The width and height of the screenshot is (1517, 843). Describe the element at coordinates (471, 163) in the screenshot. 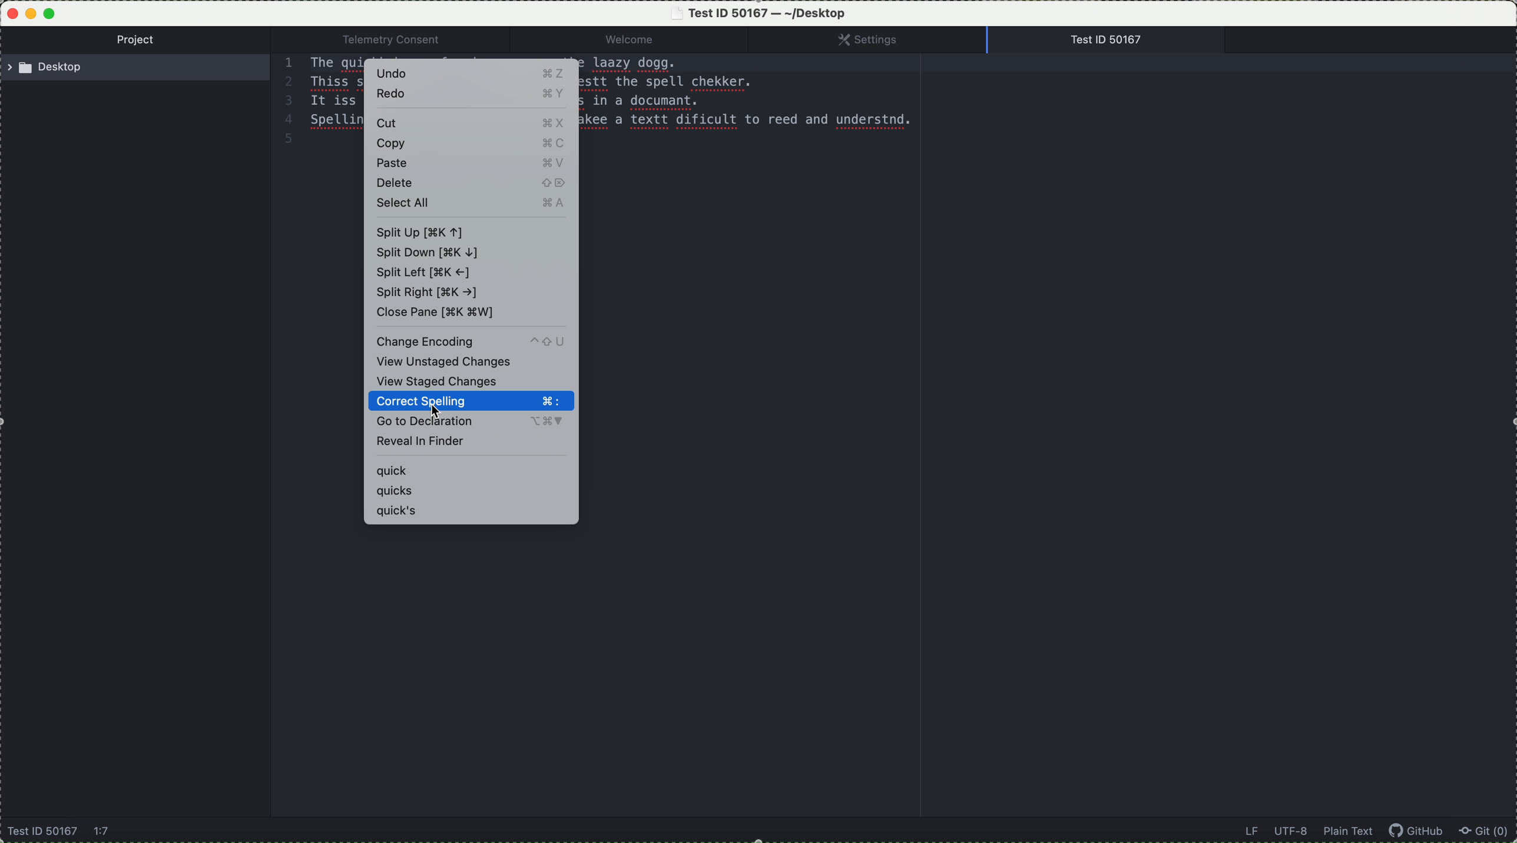

I see `paste` at that location.